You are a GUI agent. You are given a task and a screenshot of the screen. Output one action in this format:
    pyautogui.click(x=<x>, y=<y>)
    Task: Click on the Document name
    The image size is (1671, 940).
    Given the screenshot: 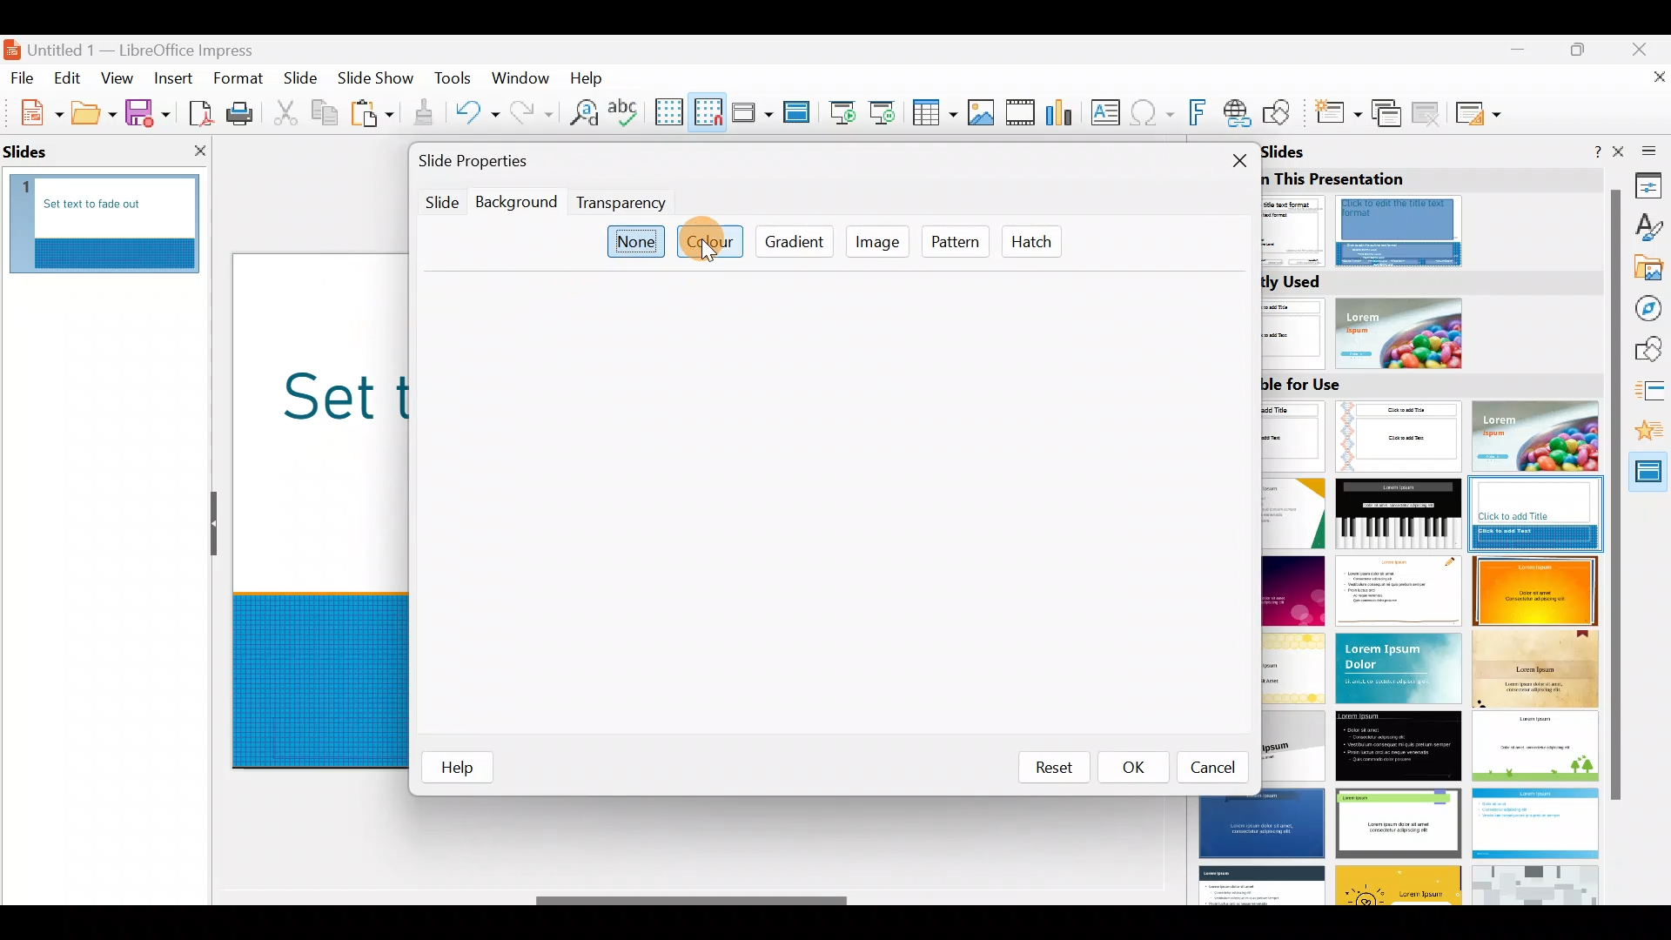 What is the action you would take?
    pyautogui.click(x=142, y=45)
    